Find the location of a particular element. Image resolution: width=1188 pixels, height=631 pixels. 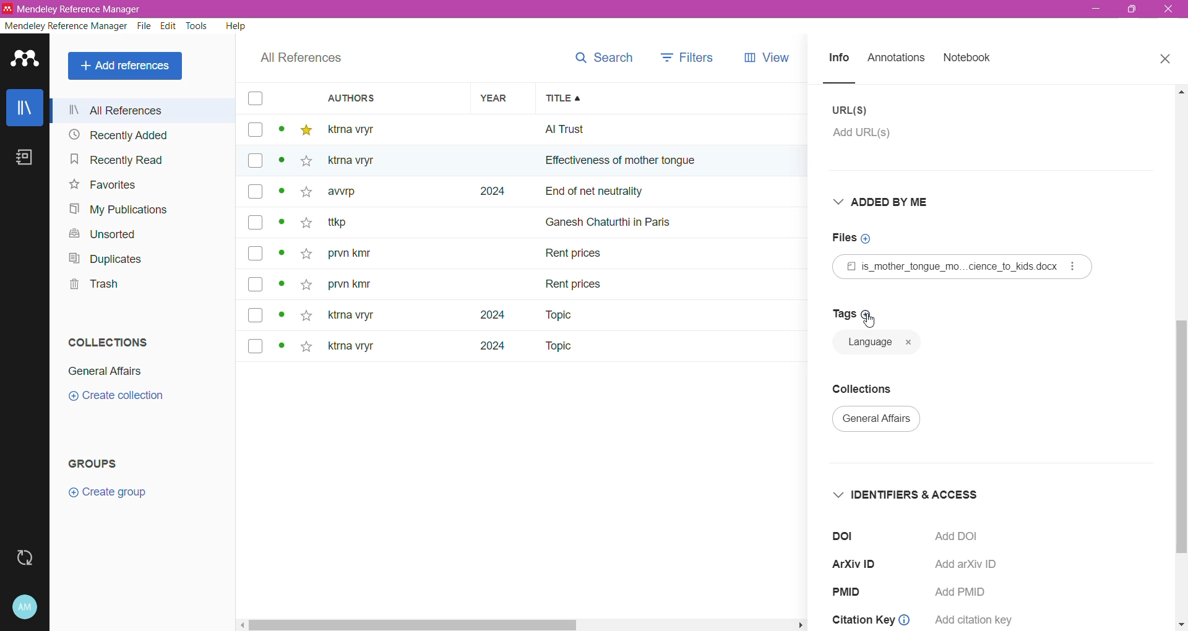

2024 is located at coordinates (481, 315).